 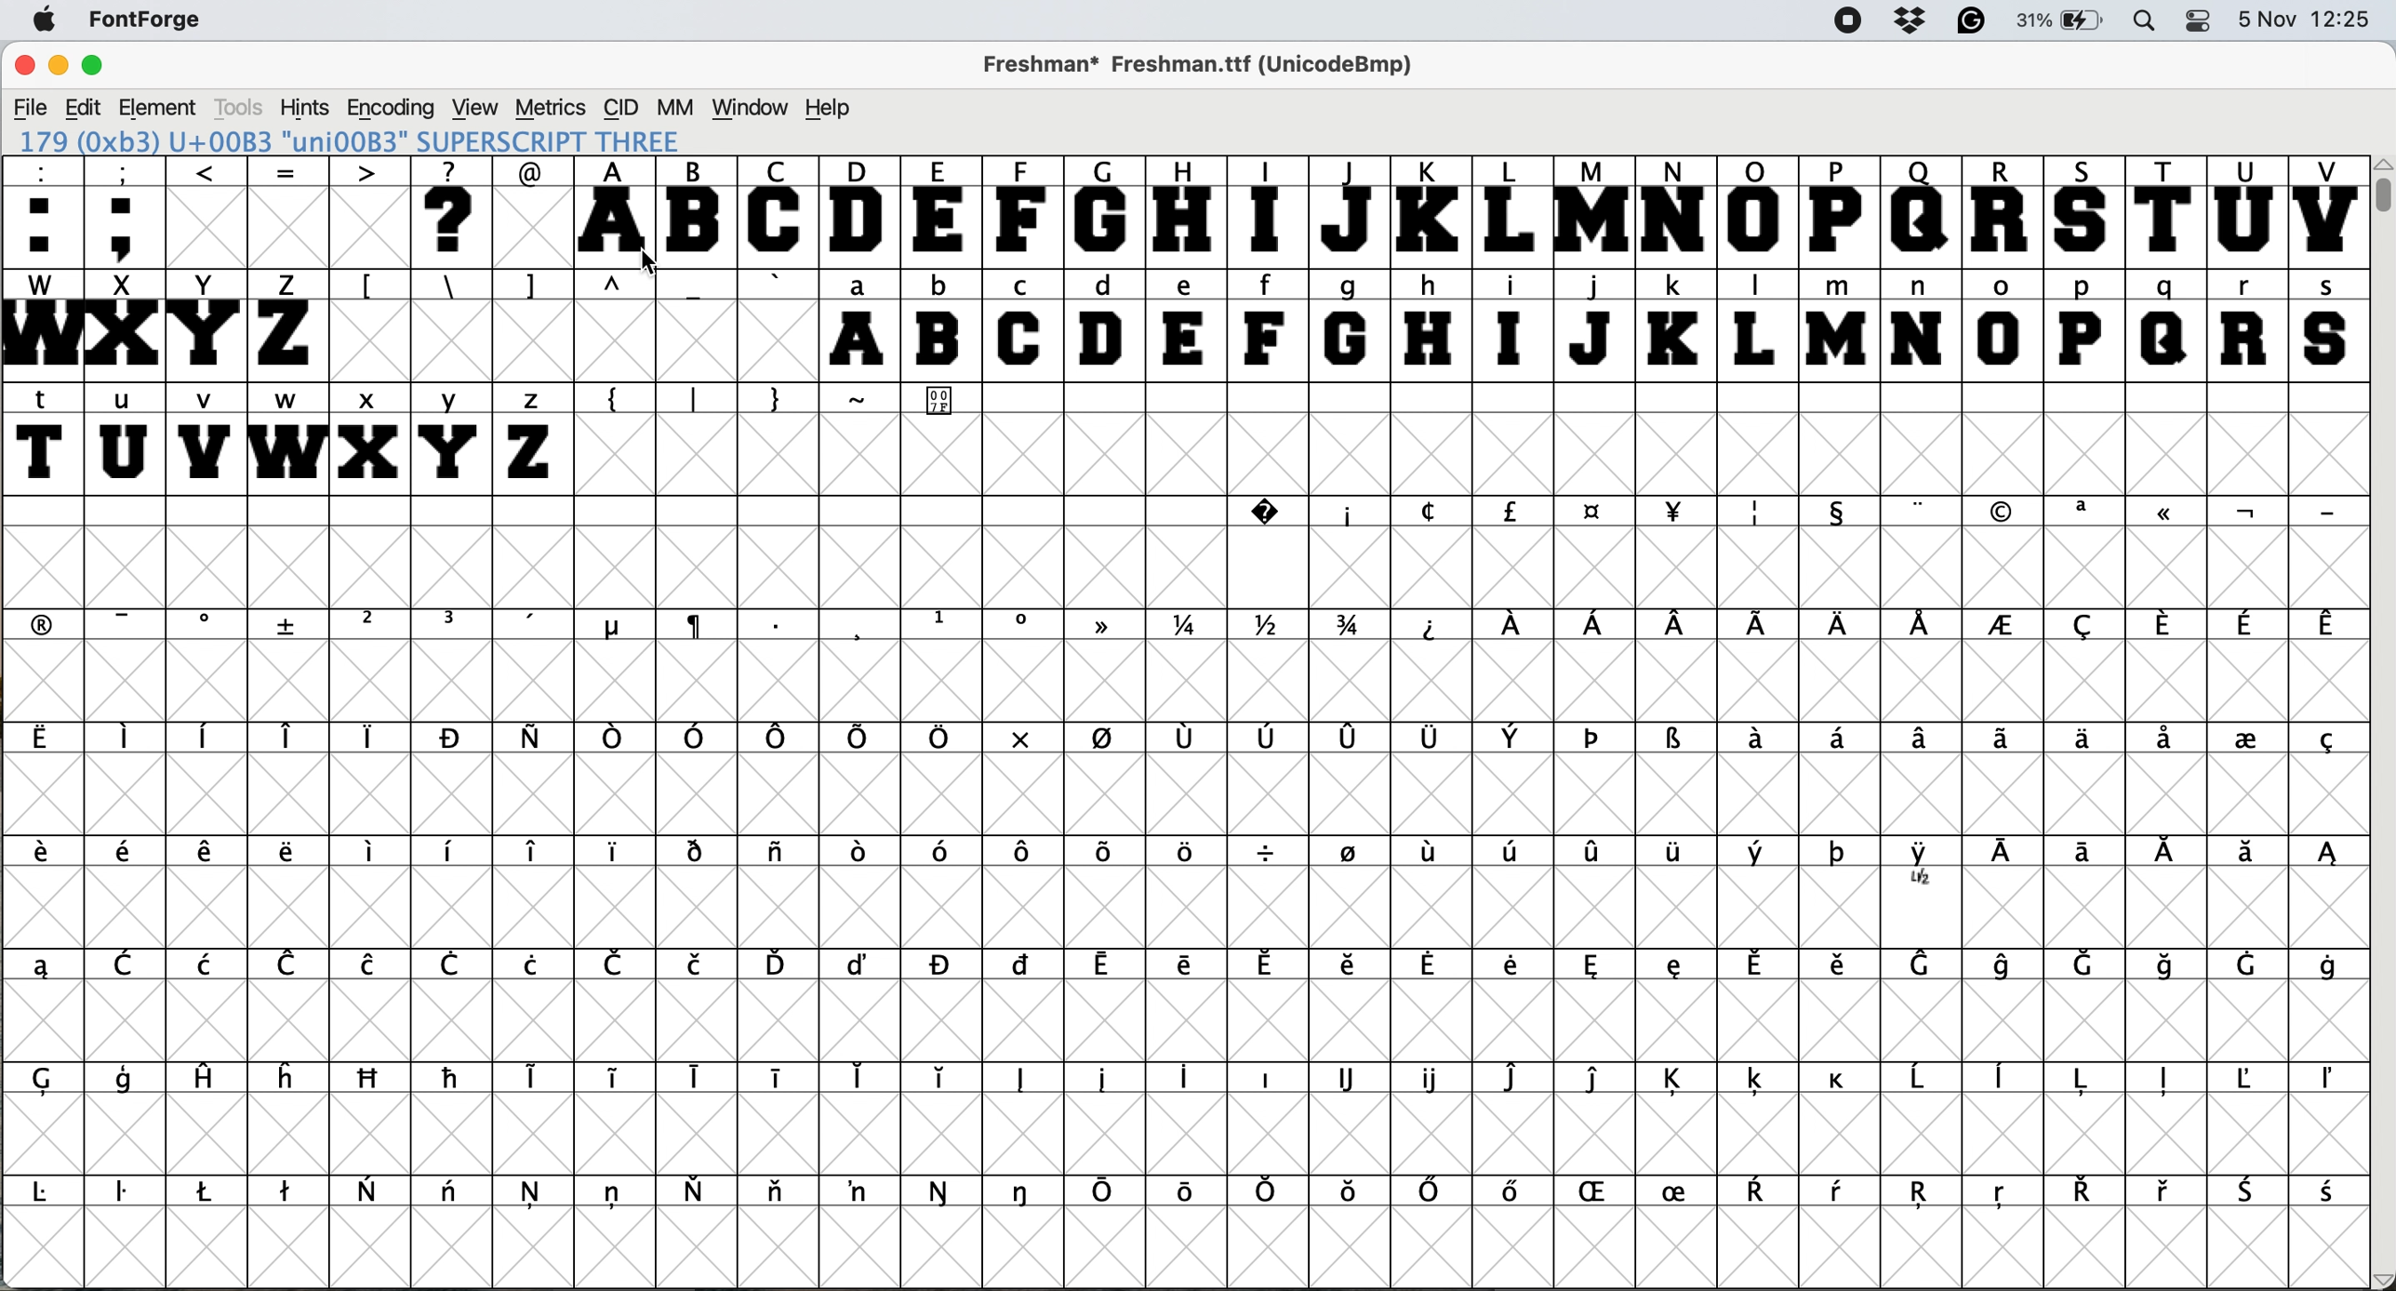 I want to click on symbol, so click(x=1516, y=973).